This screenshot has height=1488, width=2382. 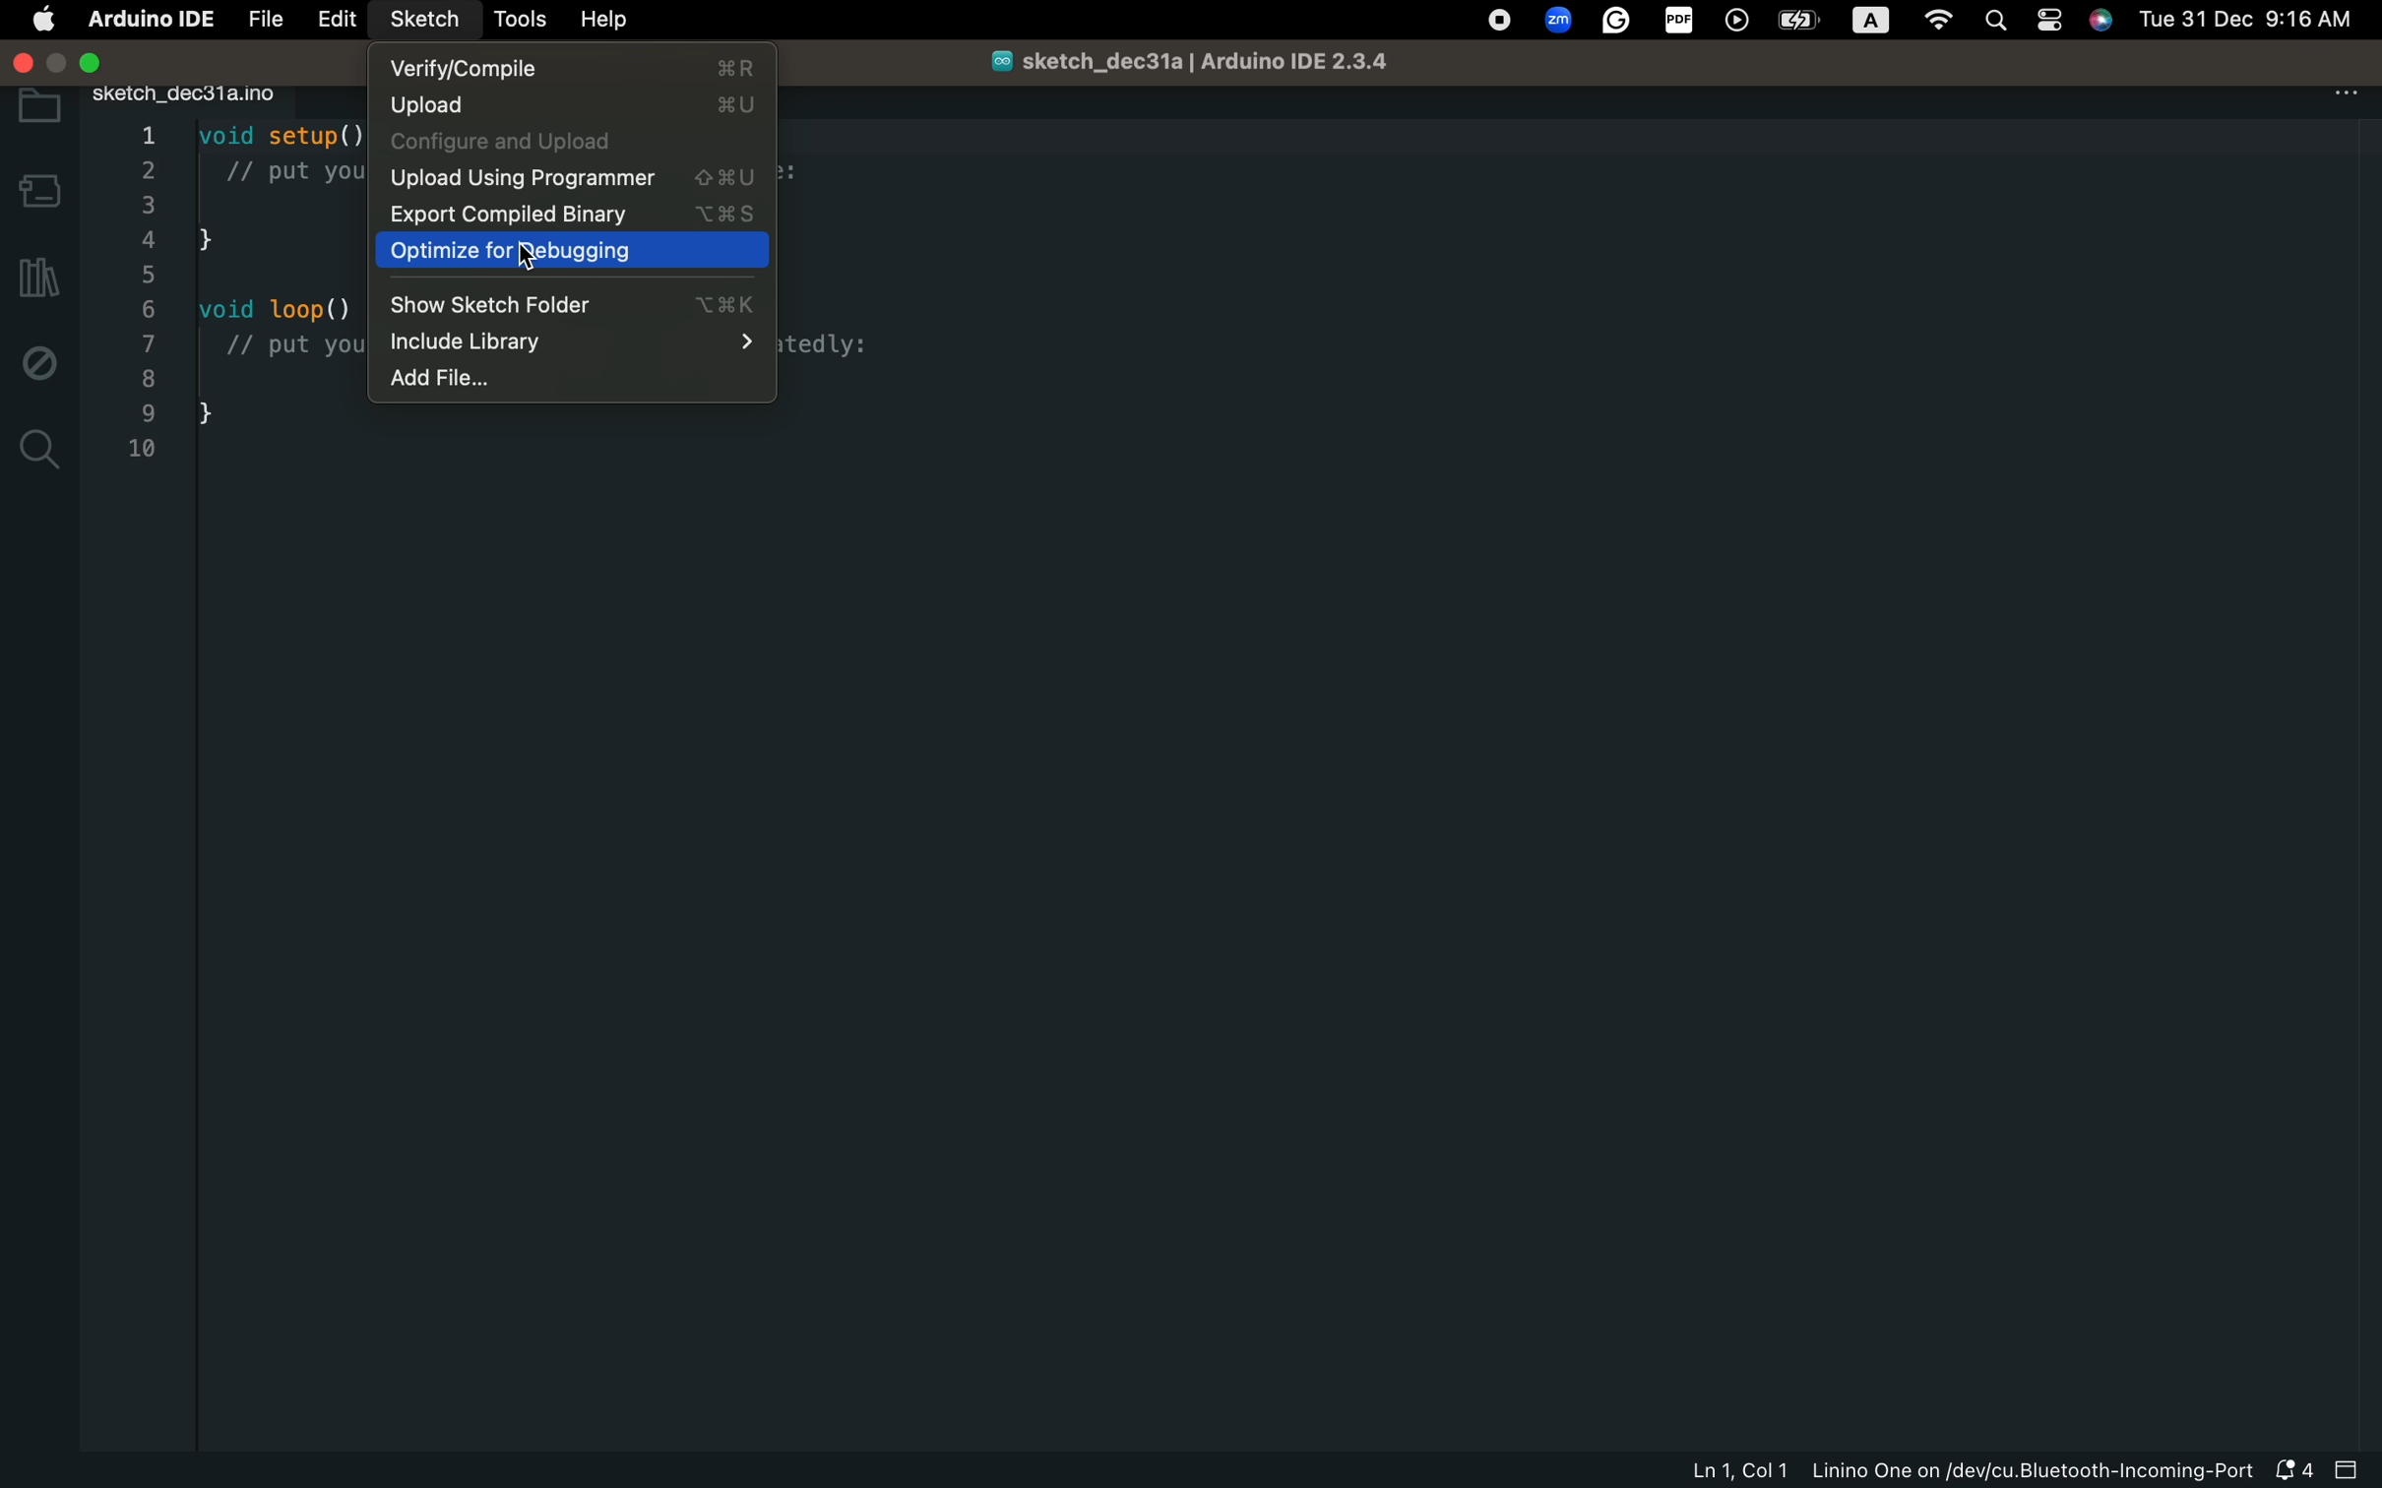 What do you see at coordinates (45, 22) in the screenshot?
I see `main setting` at bounding box center [45, 22].